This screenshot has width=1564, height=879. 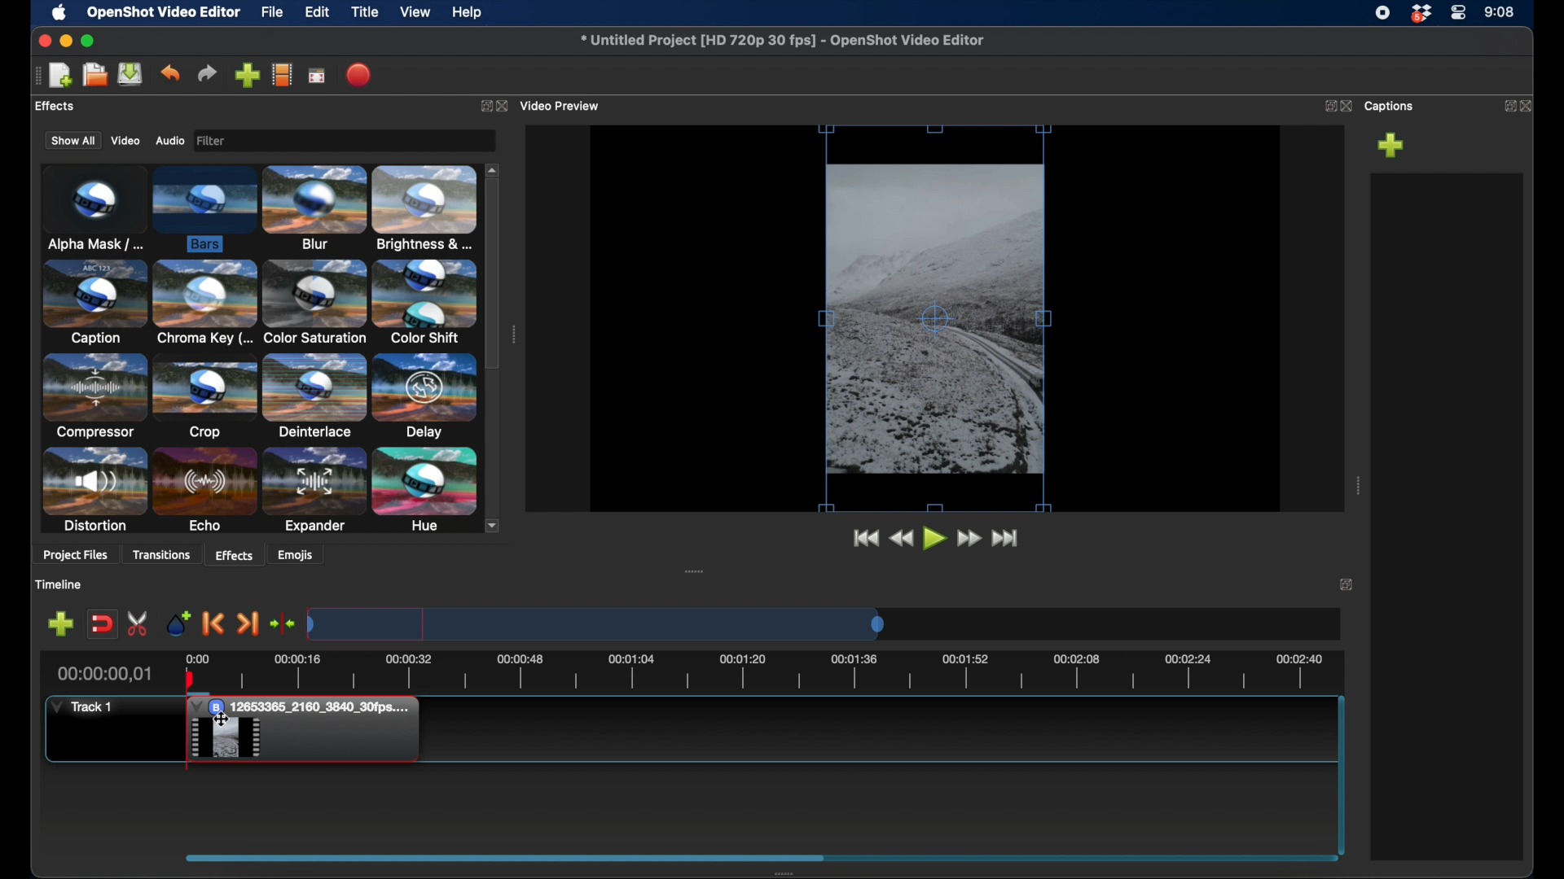 I want to click on cursor, so click(x=227, y=719).